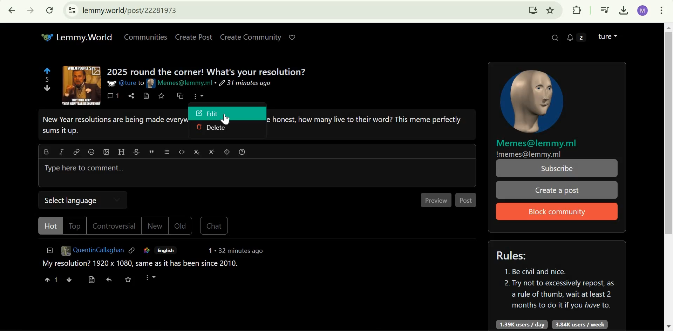 The height and width of the screenshot is (331, 673). I want to click on customize and control google chrome, so click(661, 12).